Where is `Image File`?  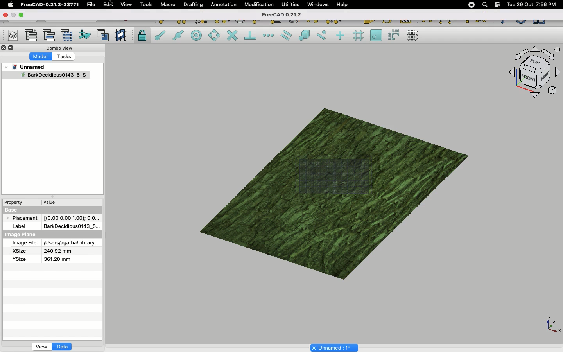 Image File is located at coordinates (24, 243).